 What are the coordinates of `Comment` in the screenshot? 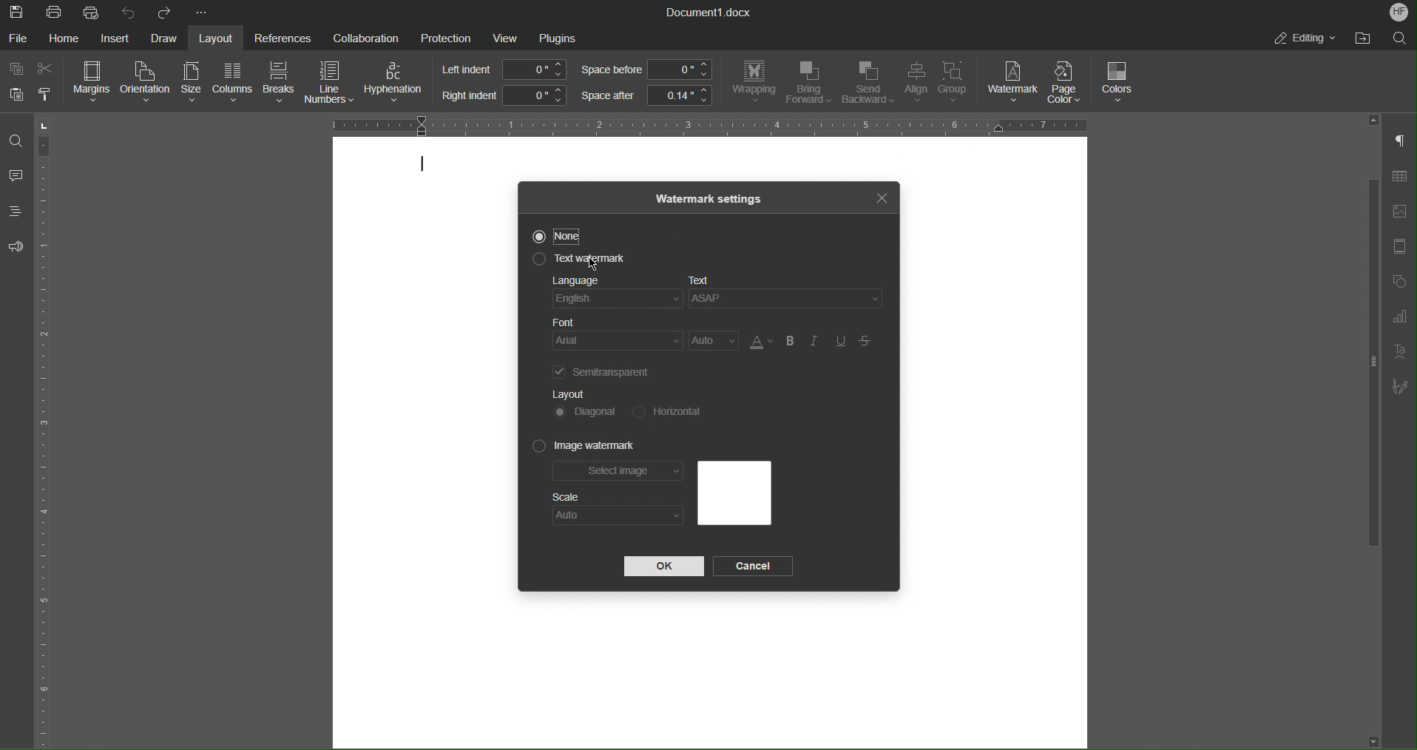 It's located at (16, 178).